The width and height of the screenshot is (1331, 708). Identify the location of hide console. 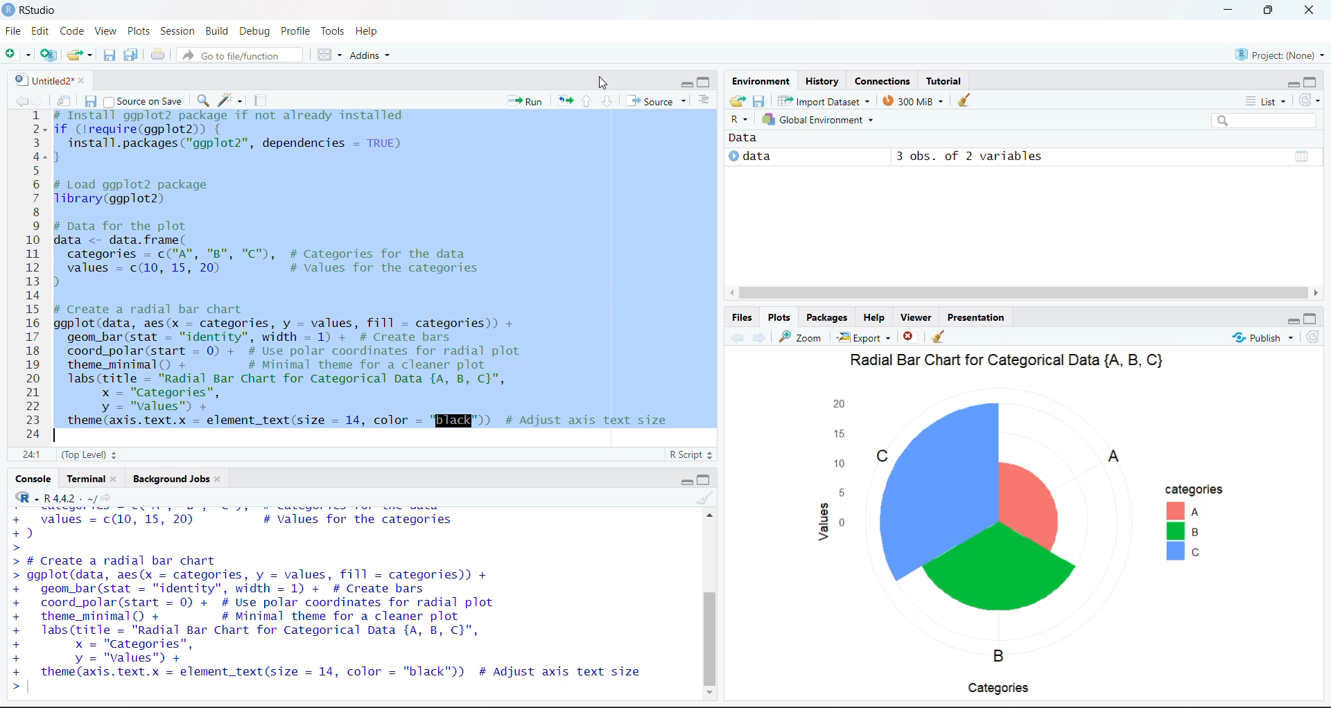
(1313, 319).